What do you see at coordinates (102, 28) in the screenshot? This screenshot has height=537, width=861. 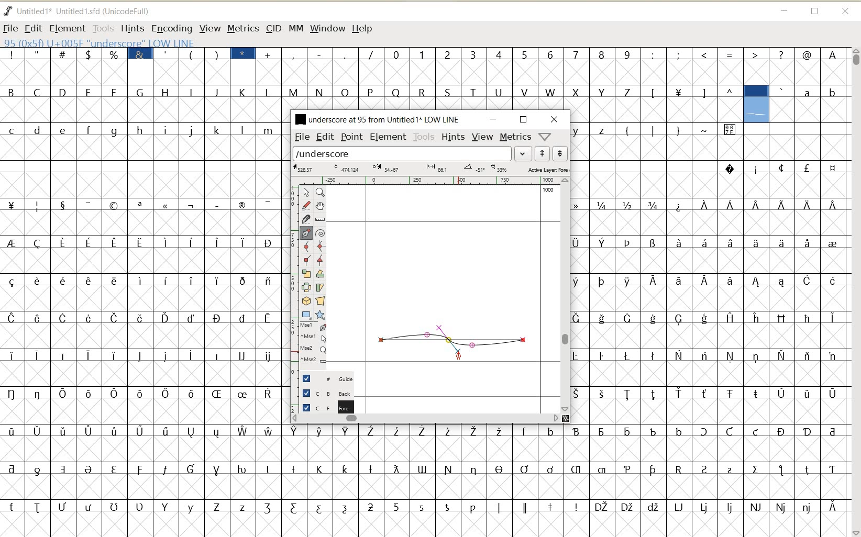 I see `TOOLS` at bounding box center [102, 28].